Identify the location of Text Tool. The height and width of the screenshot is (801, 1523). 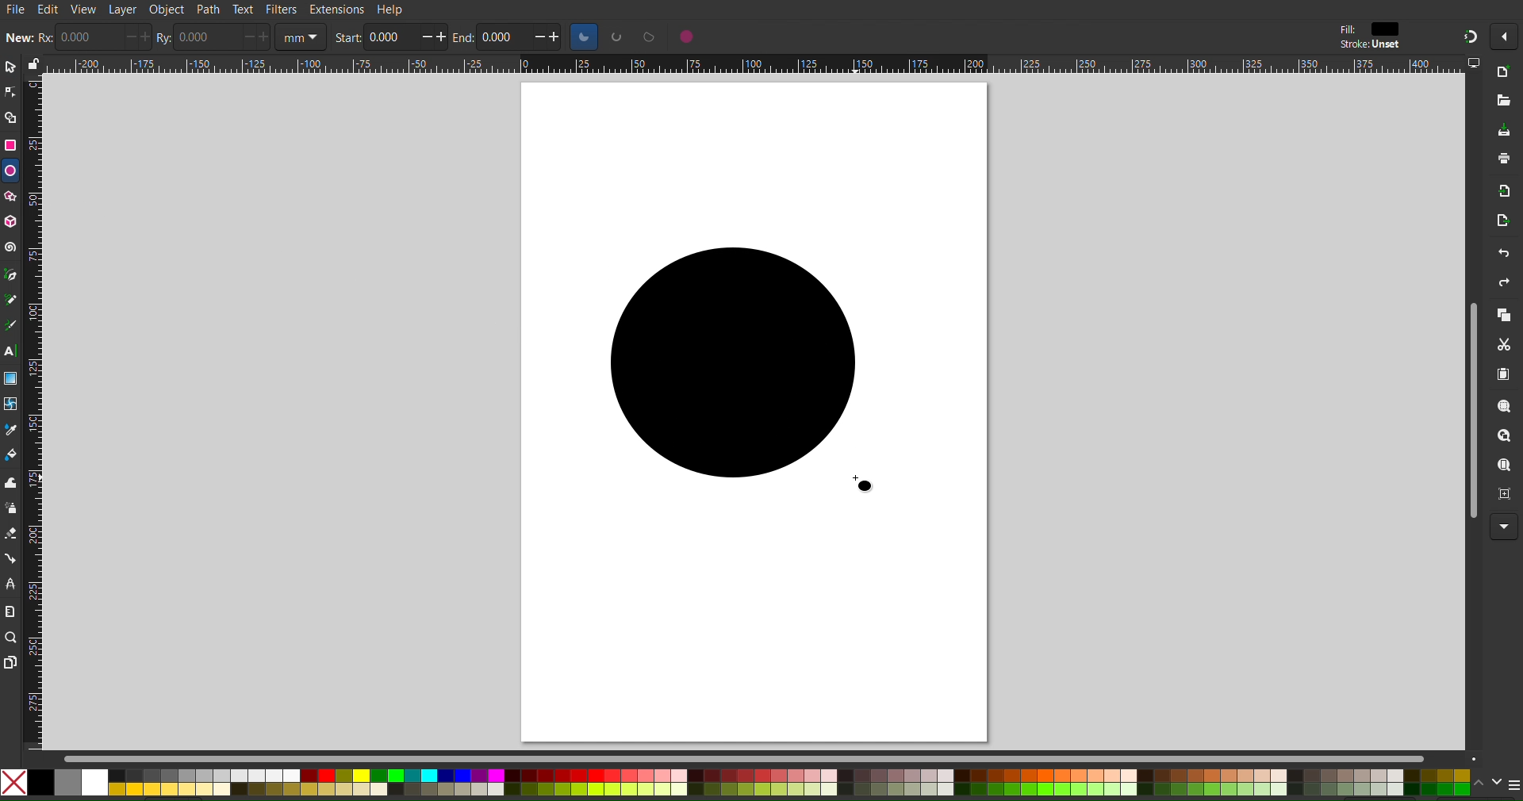
(11, 350).